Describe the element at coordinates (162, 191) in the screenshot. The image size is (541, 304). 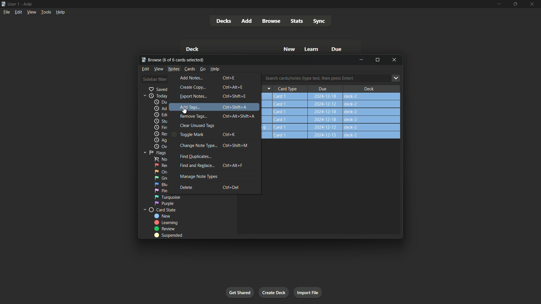
I see `pink` at that location.